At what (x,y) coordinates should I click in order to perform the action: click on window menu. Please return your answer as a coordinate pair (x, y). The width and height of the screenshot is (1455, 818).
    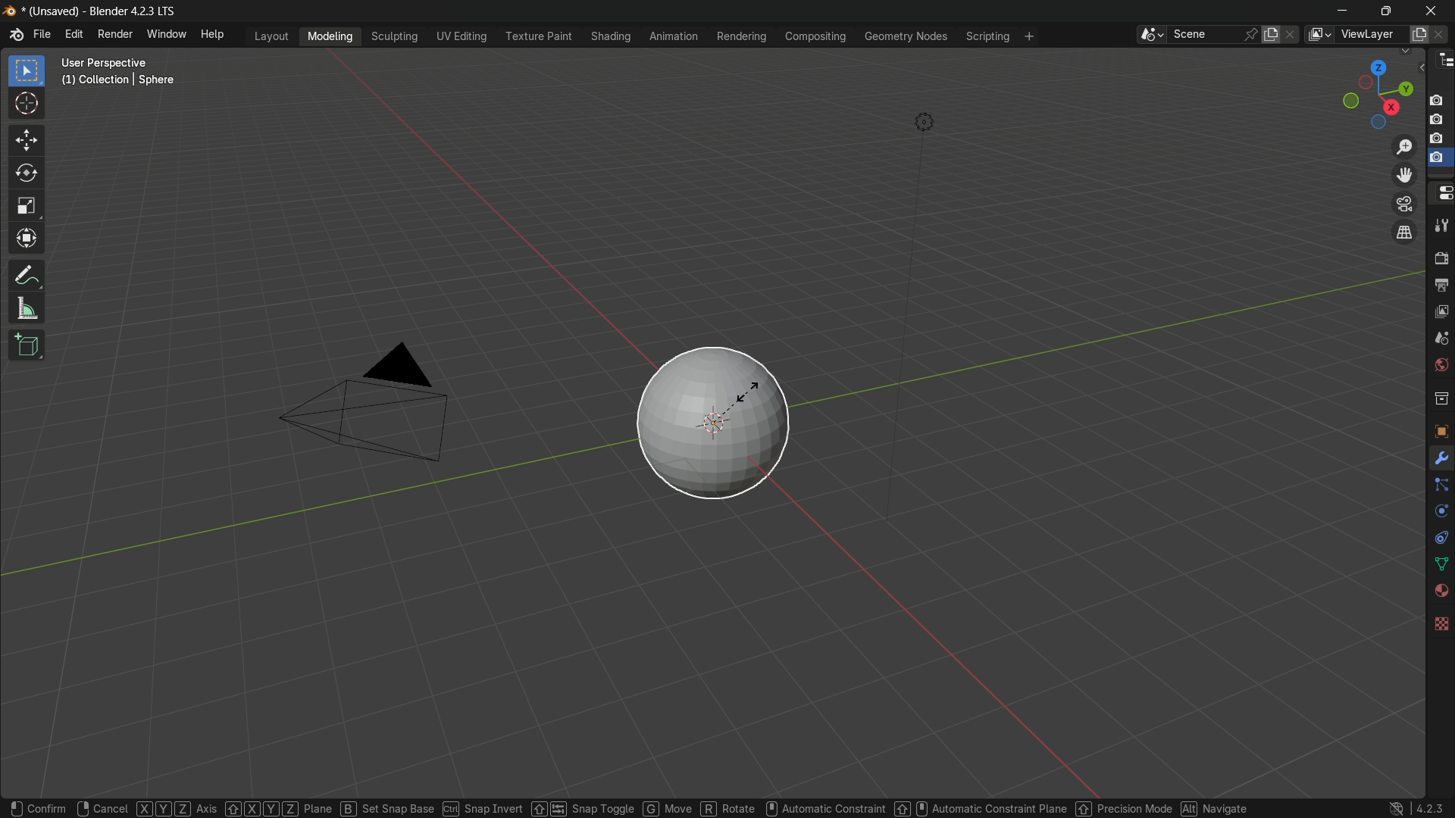
    Looking at the image, I should click on (166, 36).